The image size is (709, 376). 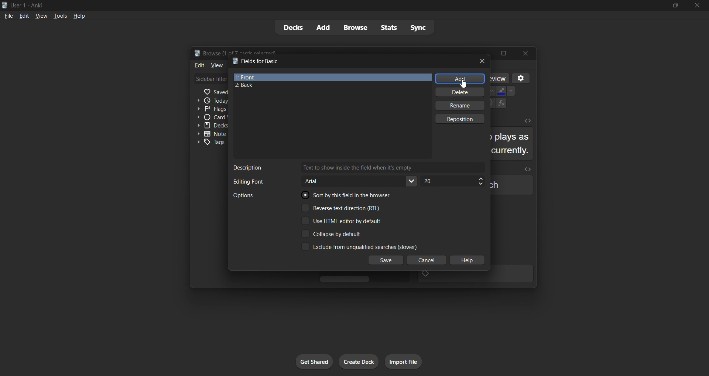 I want to click on cancel, so click(x=424, y=260).